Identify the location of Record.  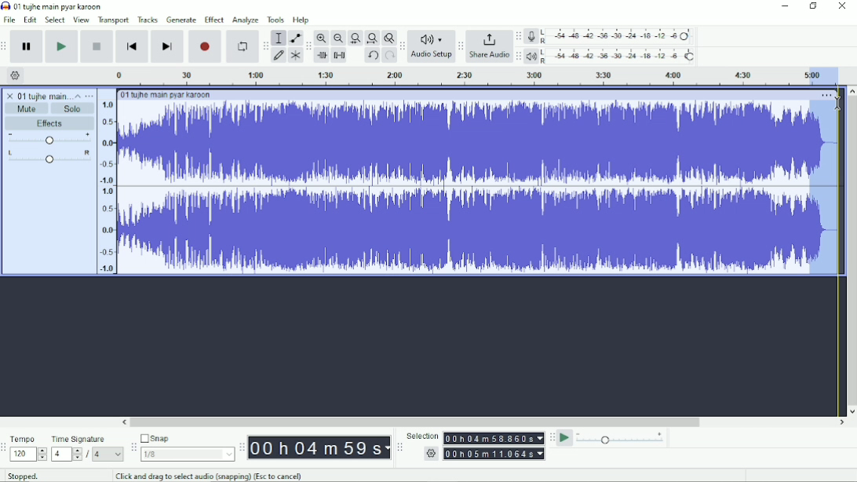
(206, 47).